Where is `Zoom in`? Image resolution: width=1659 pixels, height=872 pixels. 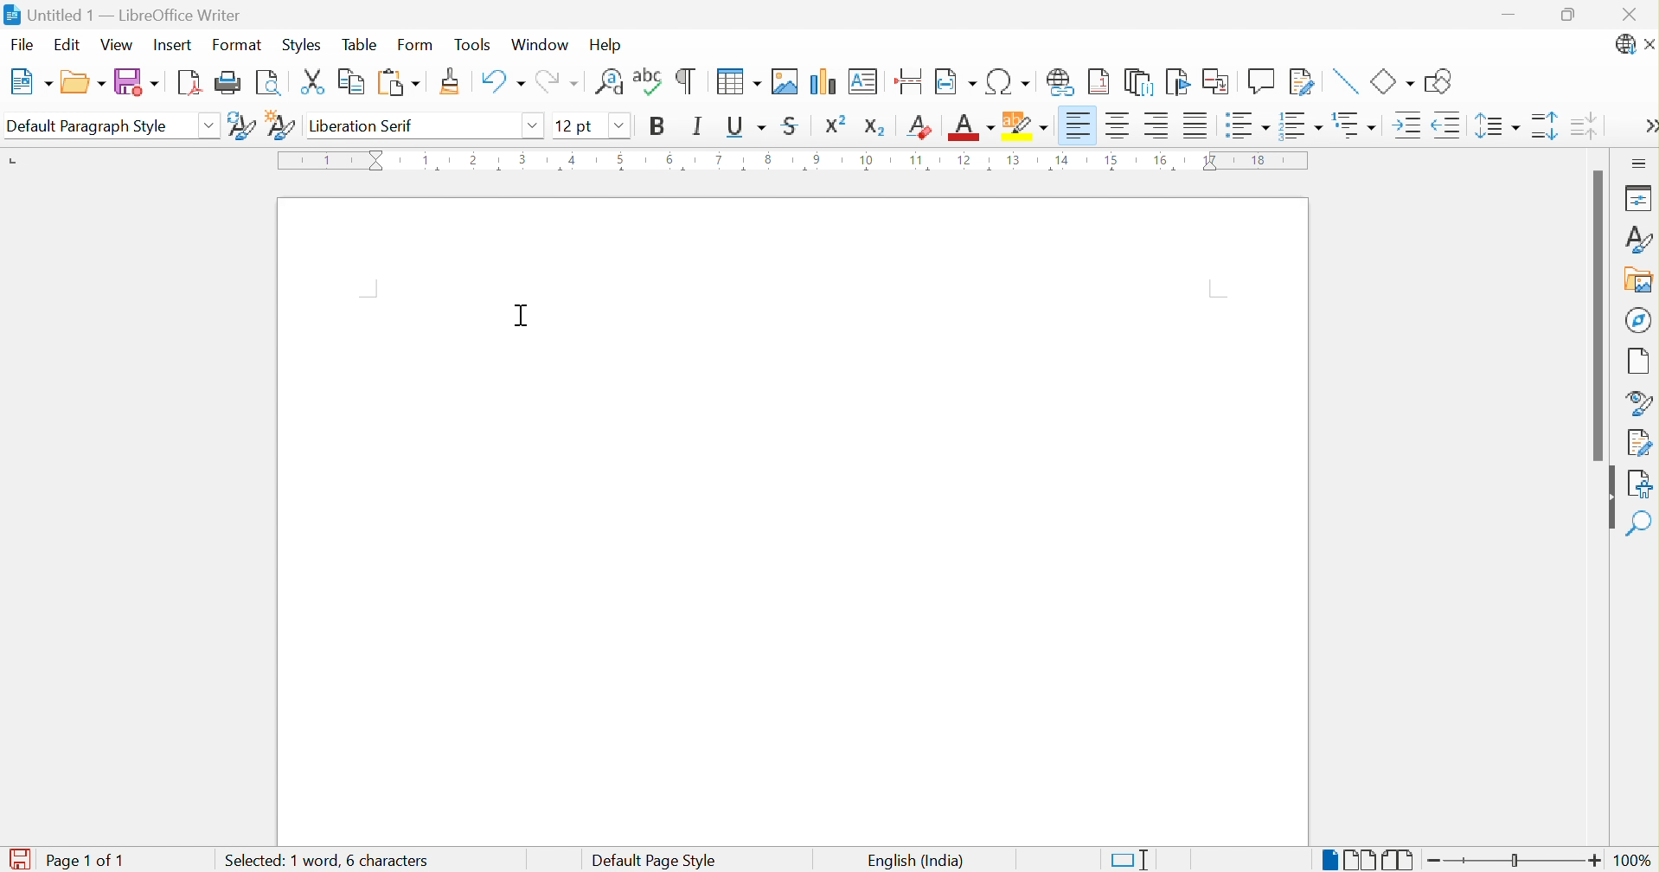 Zoom in is located at coordinates (1596, 860).